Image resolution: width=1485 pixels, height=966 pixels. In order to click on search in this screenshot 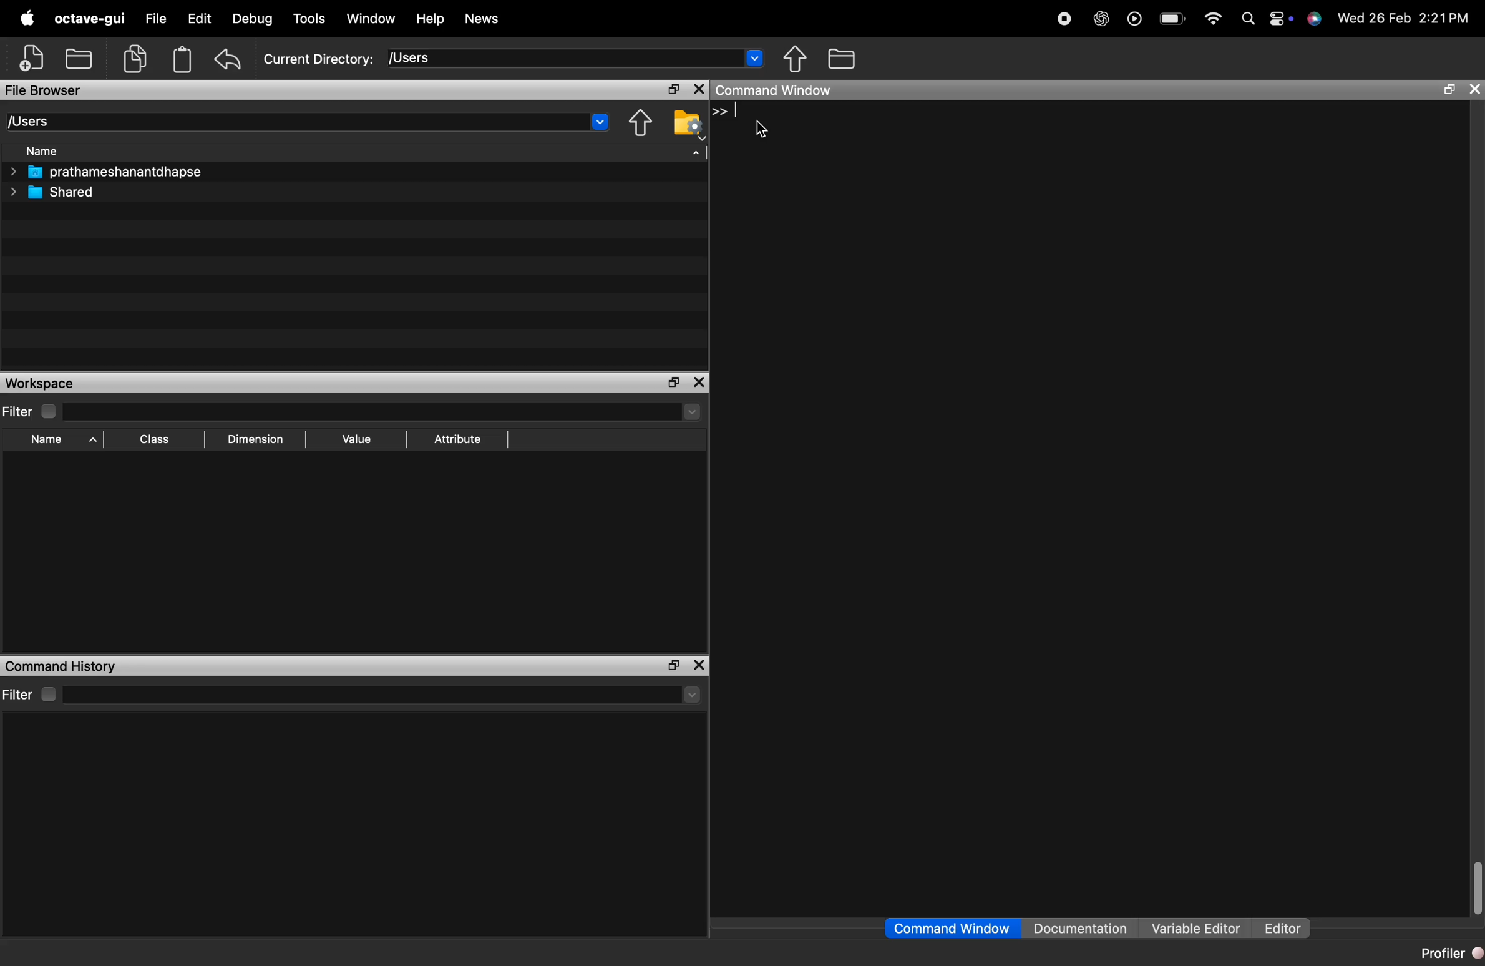, I will do `click(1247, 19)`.